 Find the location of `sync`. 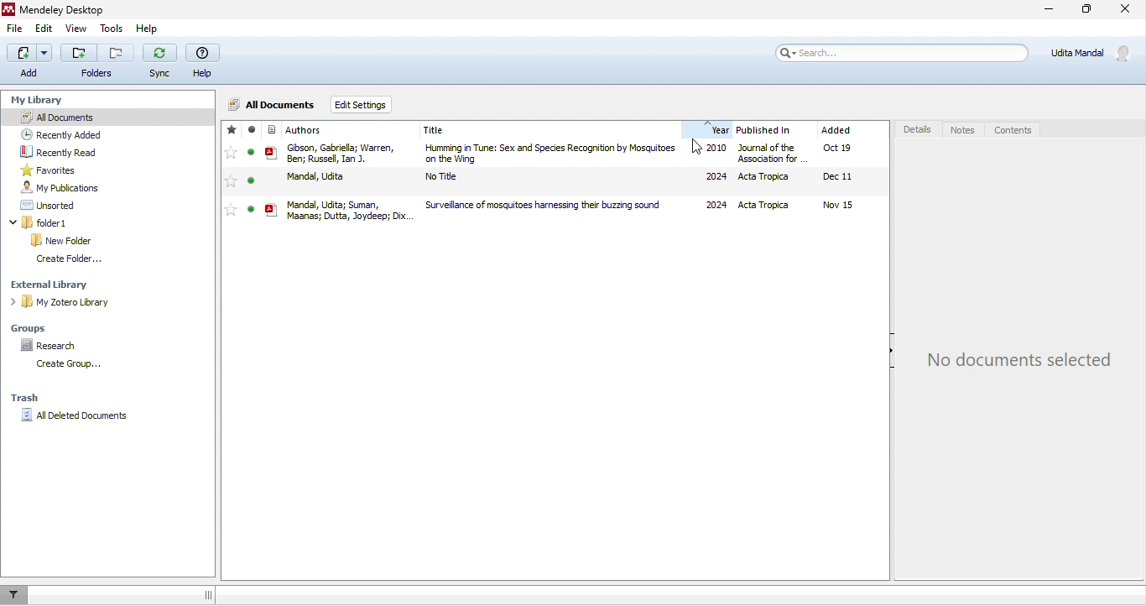

sync is located at coordinates (159, 62).